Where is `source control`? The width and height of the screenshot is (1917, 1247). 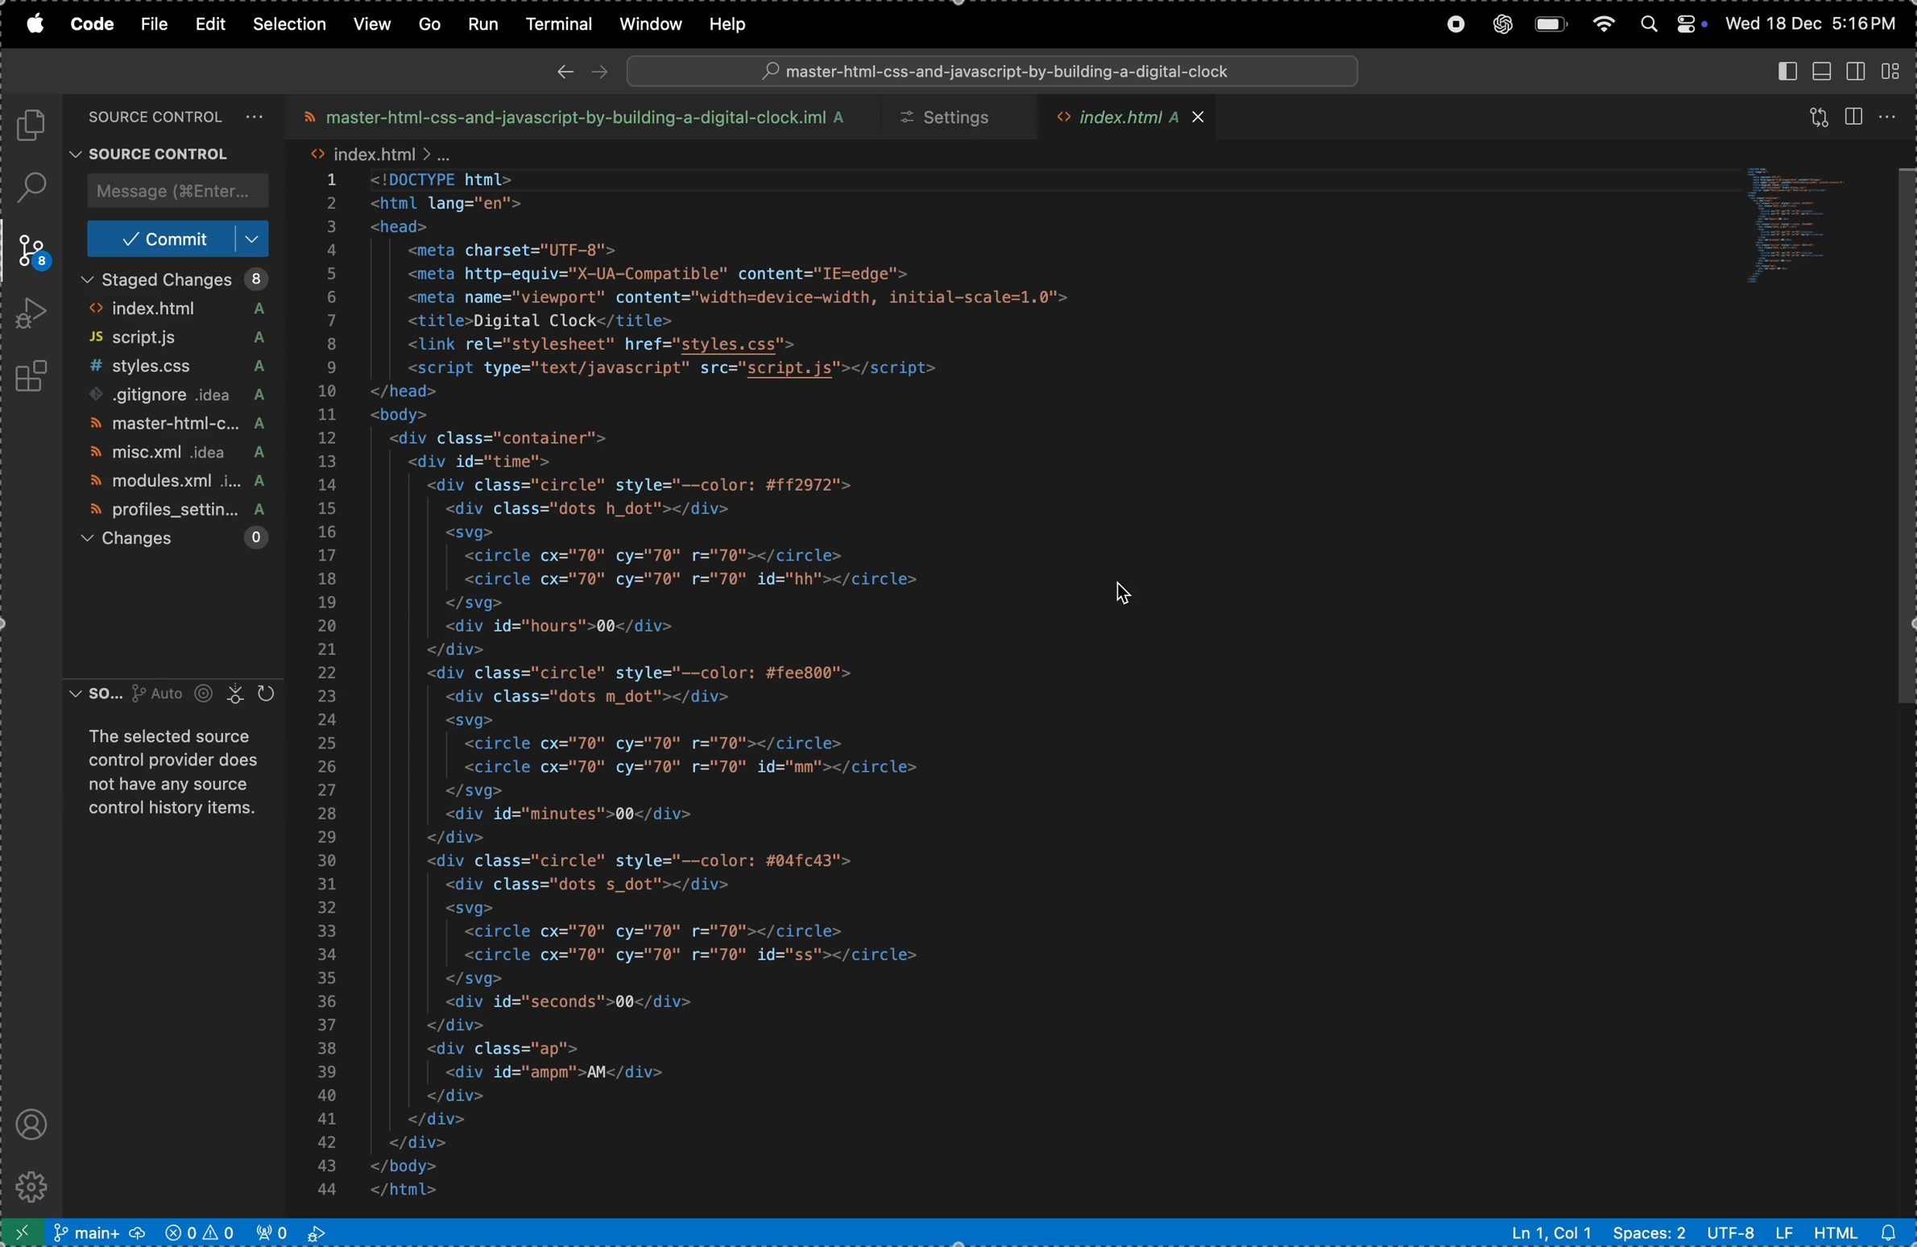 source control is located at coordinates (156, 697).